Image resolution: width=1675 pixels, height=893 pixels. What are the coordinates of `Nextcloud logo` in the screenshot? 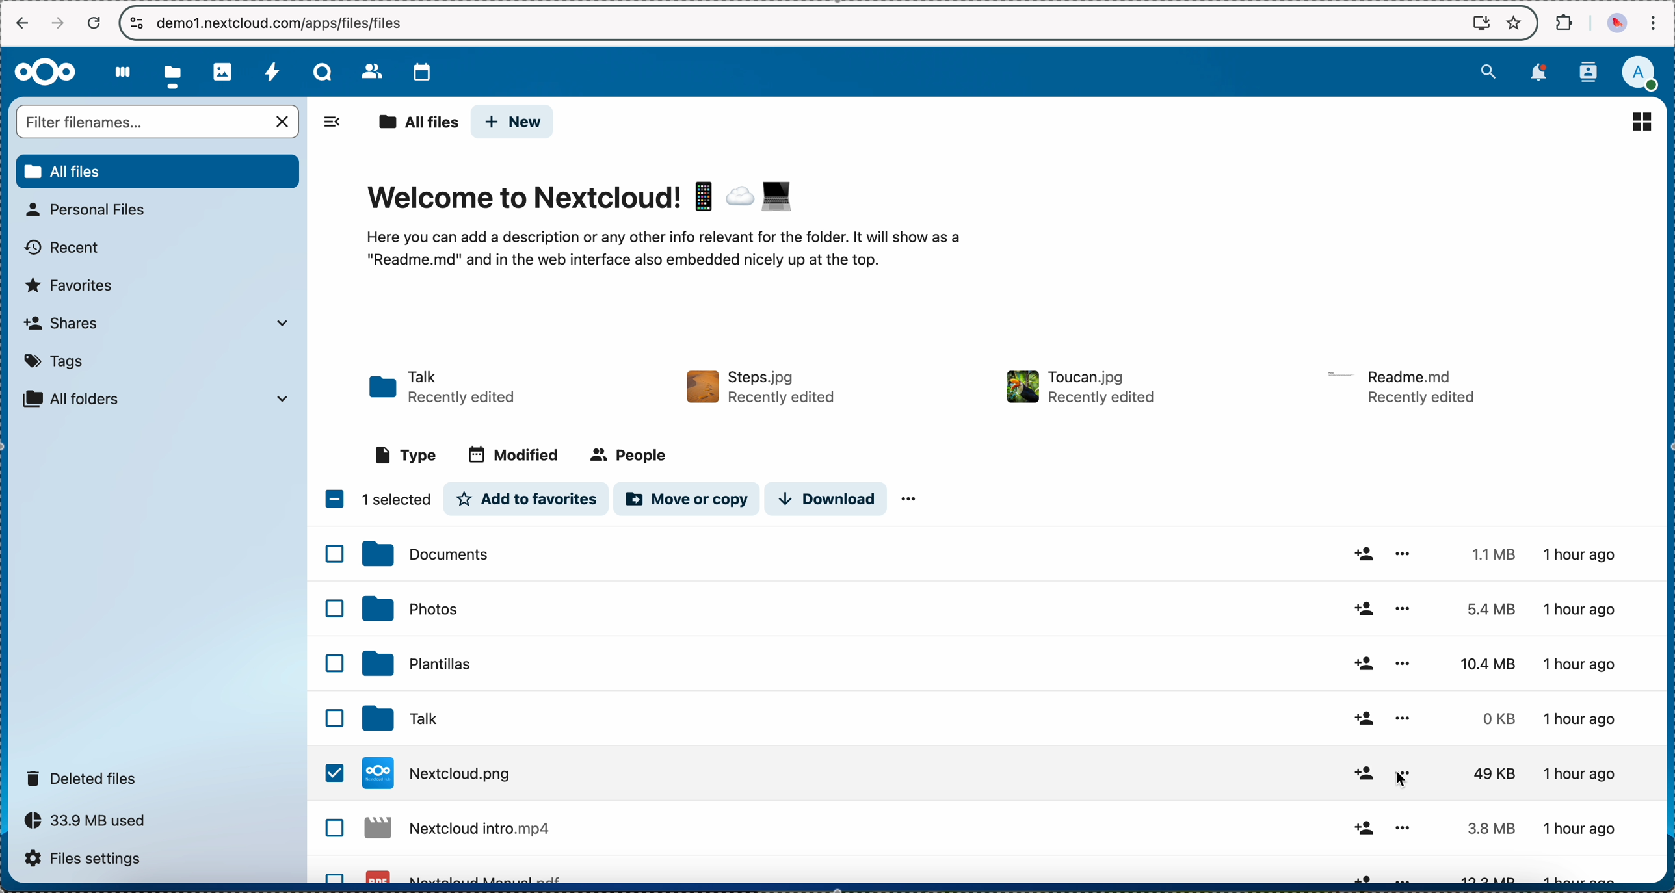 It's located at (44, 71).